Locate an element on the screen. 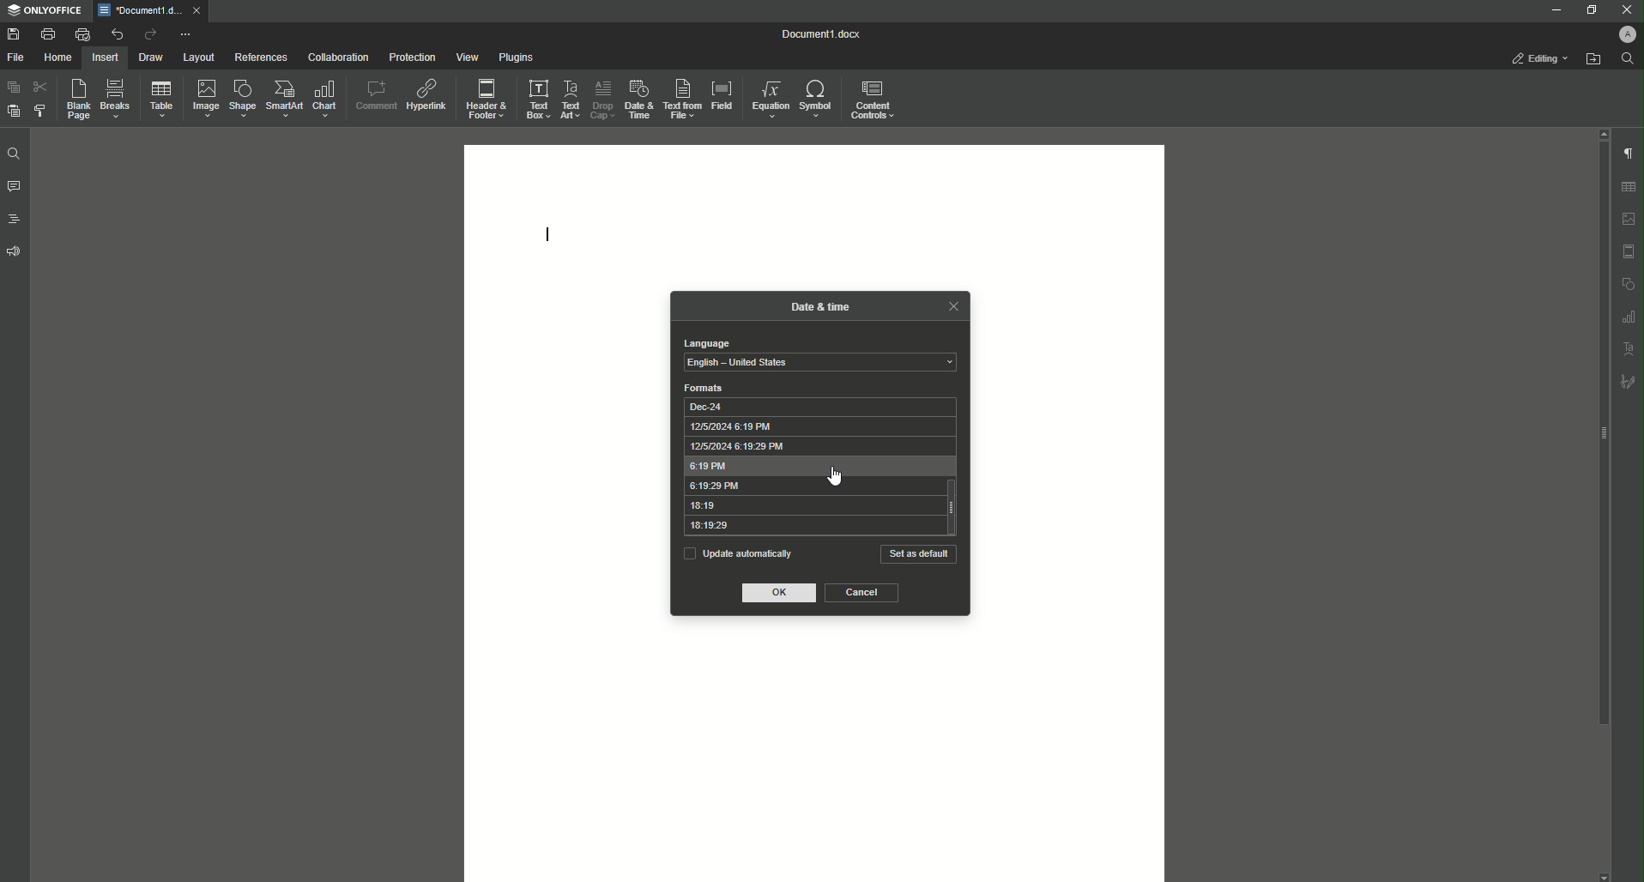  6:19:29 PM is located at coordinates (811, 486).